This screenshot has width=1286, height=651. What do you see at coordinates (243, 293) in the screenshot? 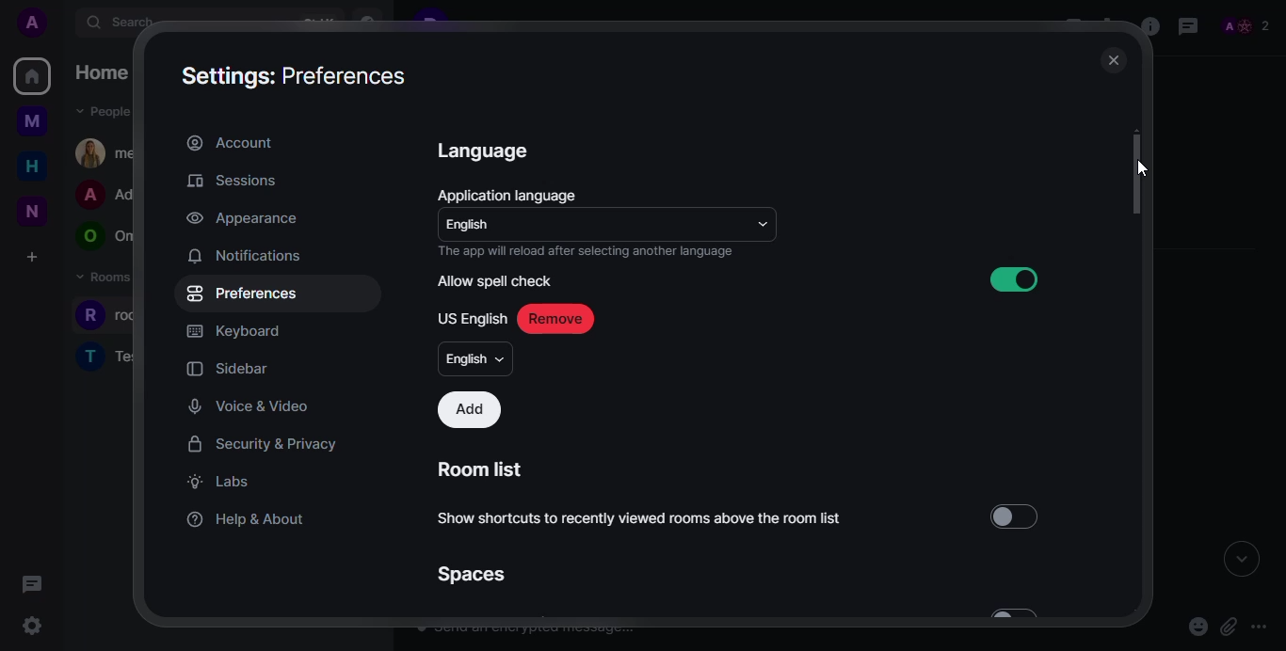
I see `preferences` at bounding box center [243, 293].